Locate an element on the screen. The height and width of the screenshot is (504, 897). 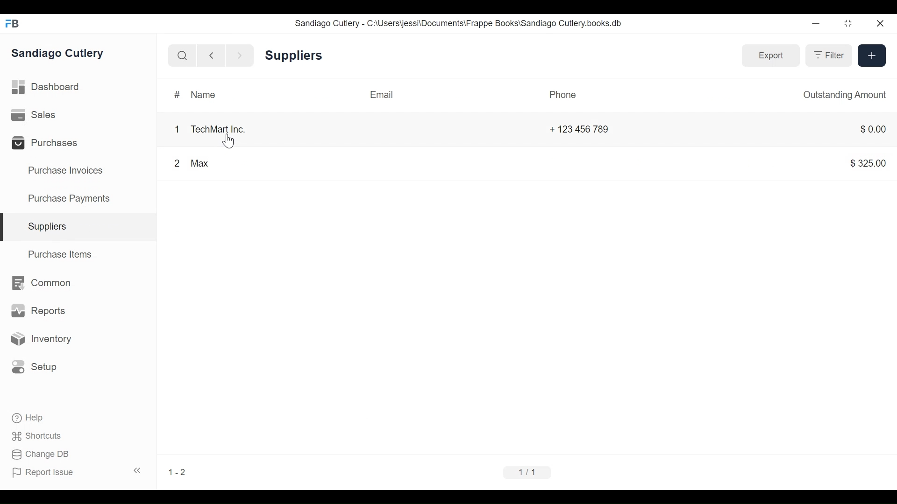
TechMart Inc. is located at coordinates (220, 128).